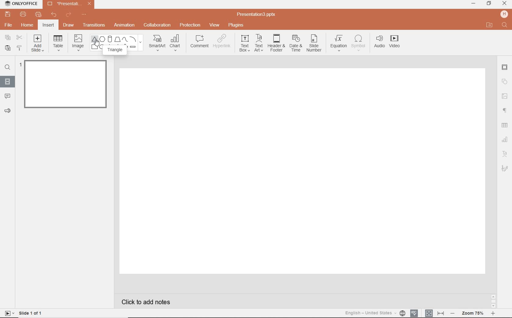 Image resolution: width=512 pixels, height=318 pixels. Describe the element at coordinates (504, 4) in the screenshot. I see `CLOSE` at that location.